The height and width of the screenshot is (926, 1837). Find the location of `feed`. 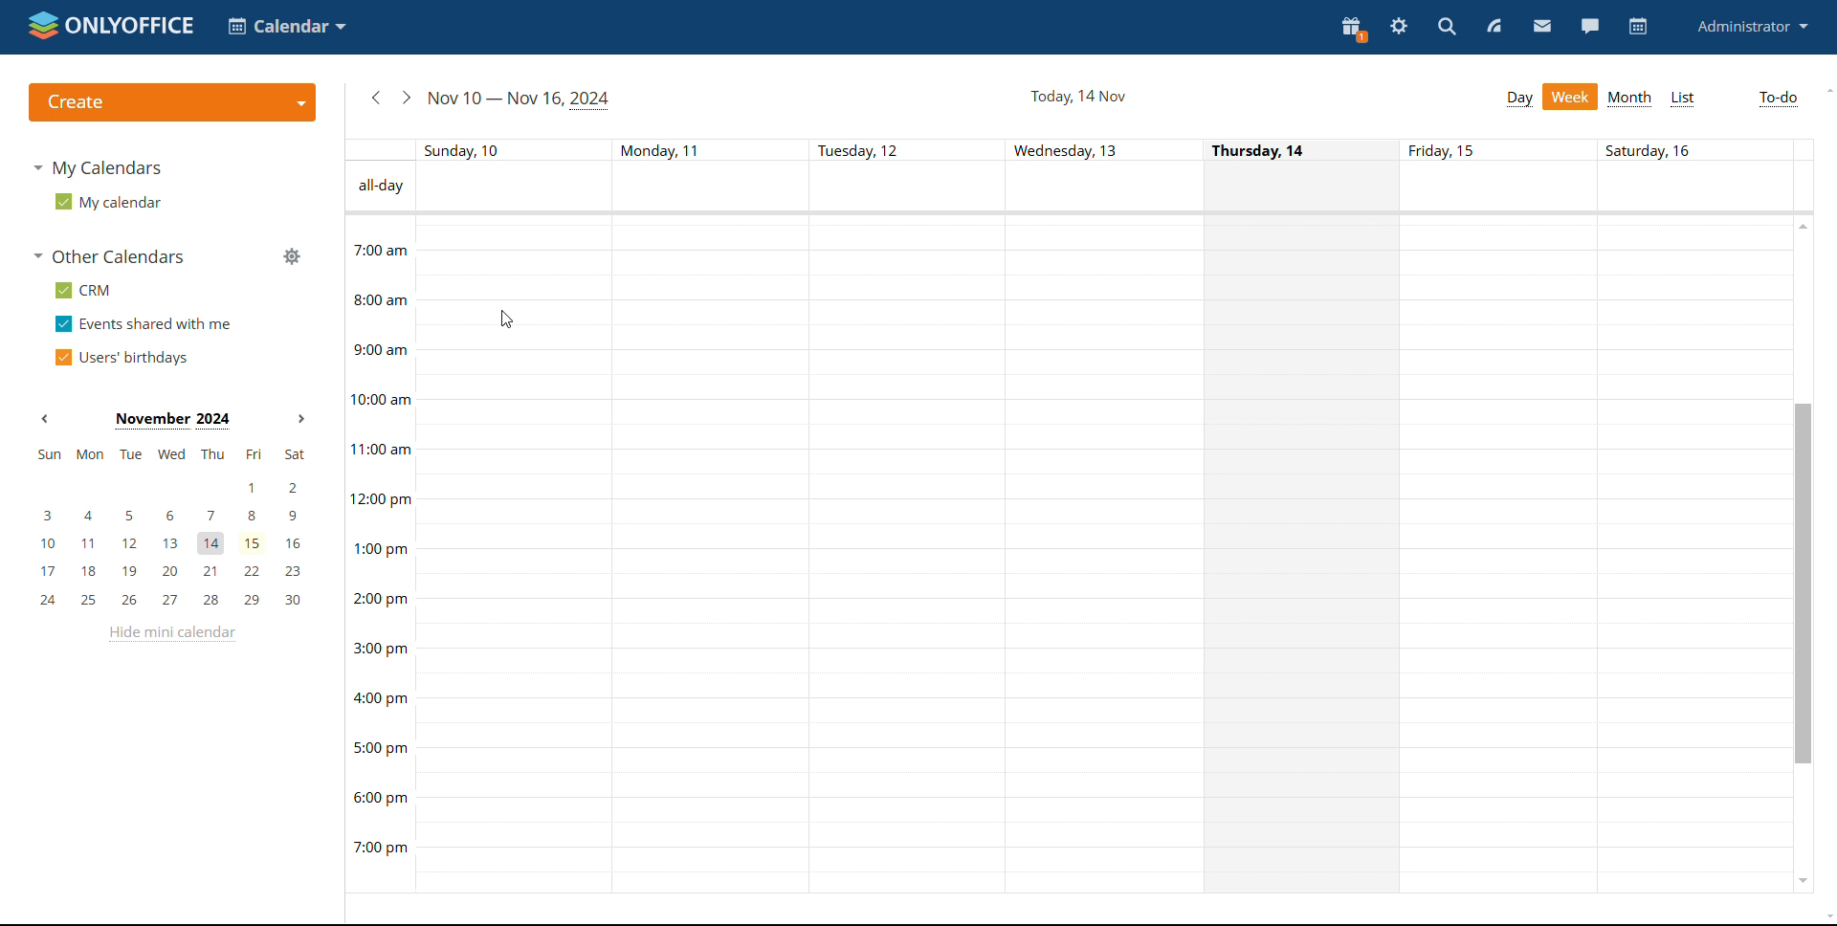

feed is located at coordinates (1494, 26).